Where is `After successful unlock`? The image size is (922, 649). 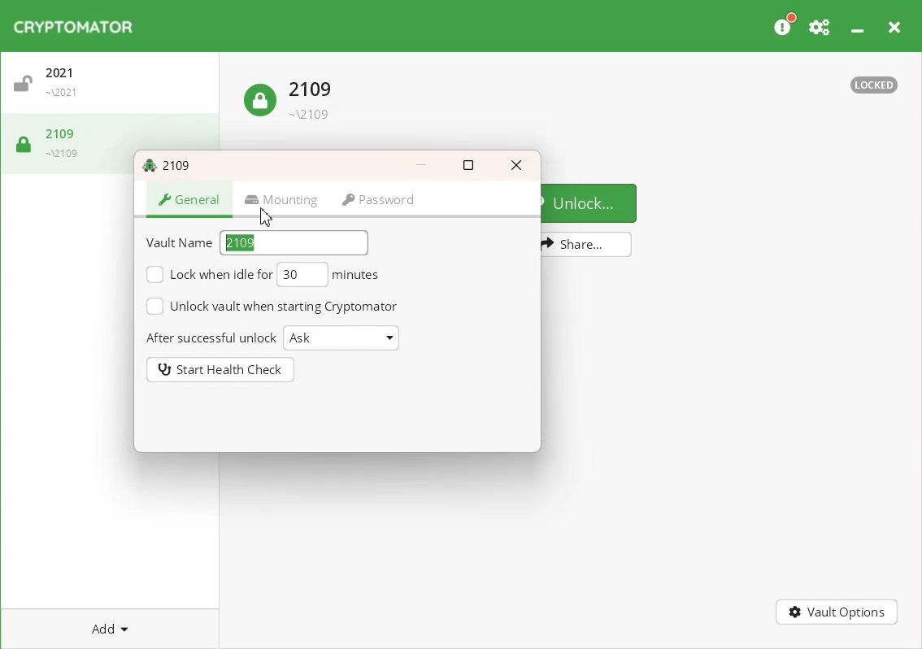
After successful unlock is located at coordinates (210, 338).